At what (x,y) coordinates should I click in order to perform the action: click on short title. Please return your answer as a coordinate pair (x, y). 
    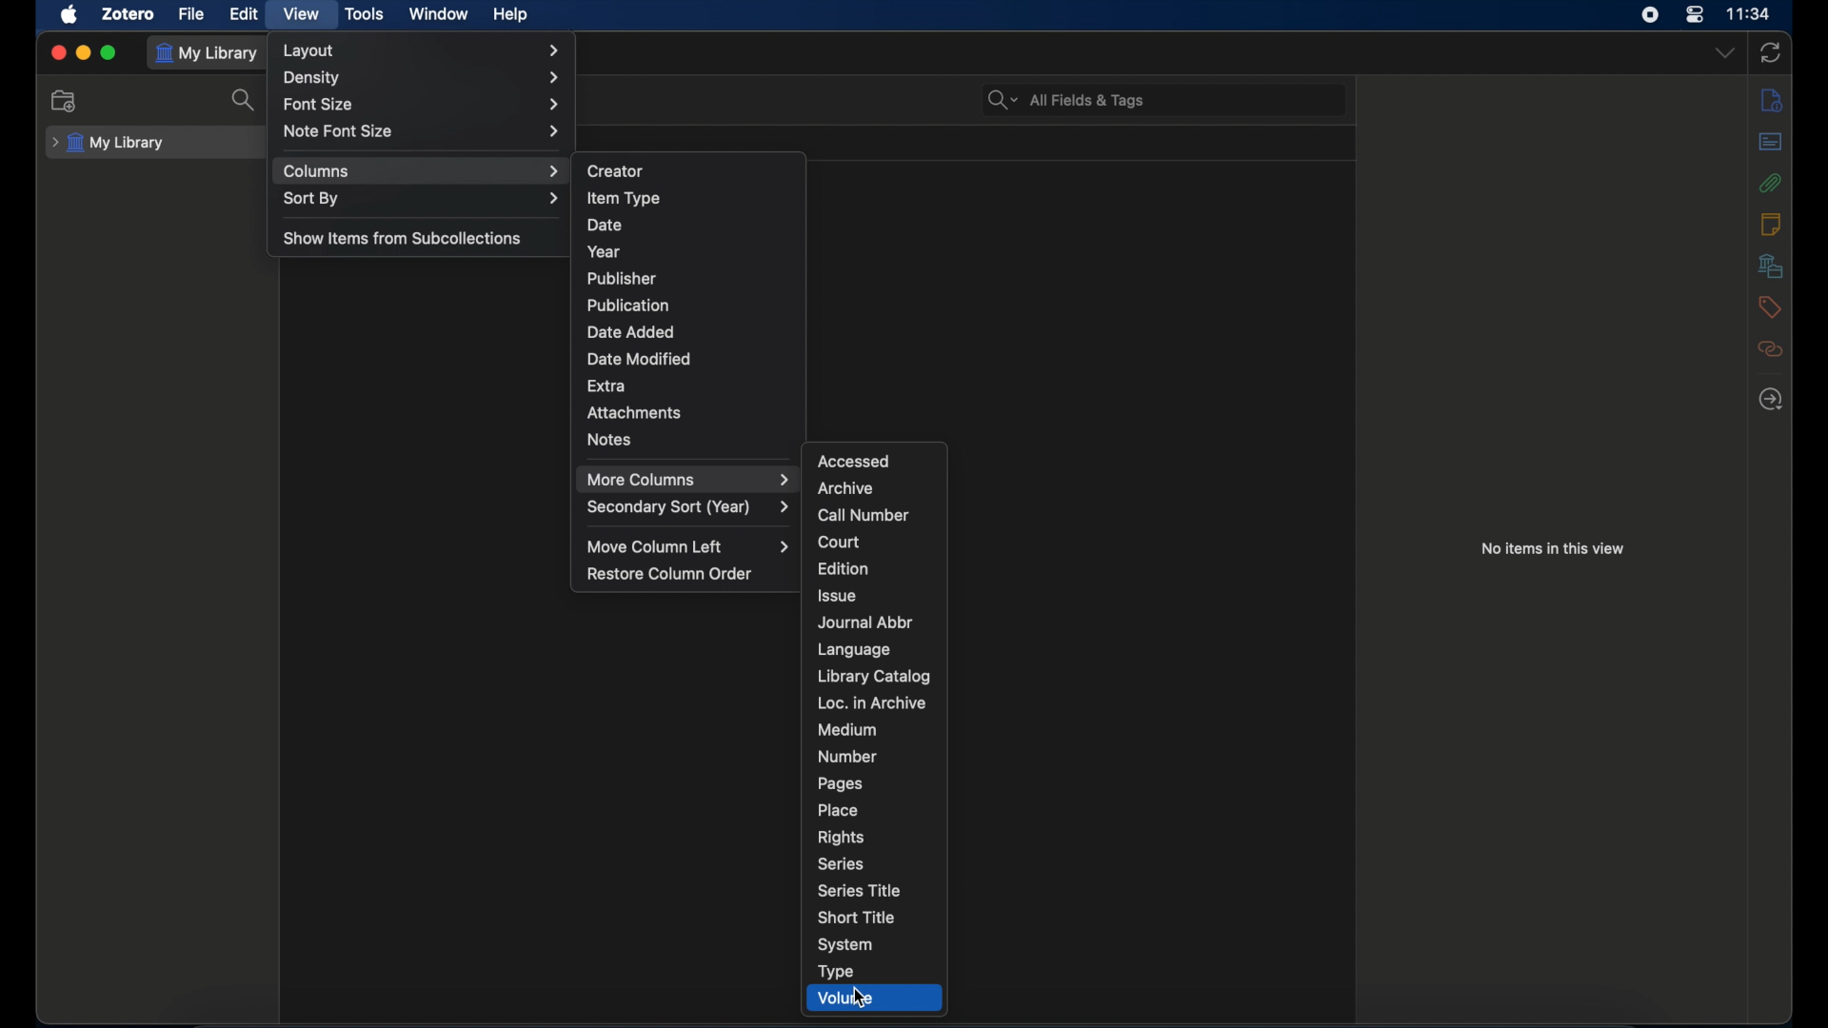
    Looking at the image, I should click on (856, 918).